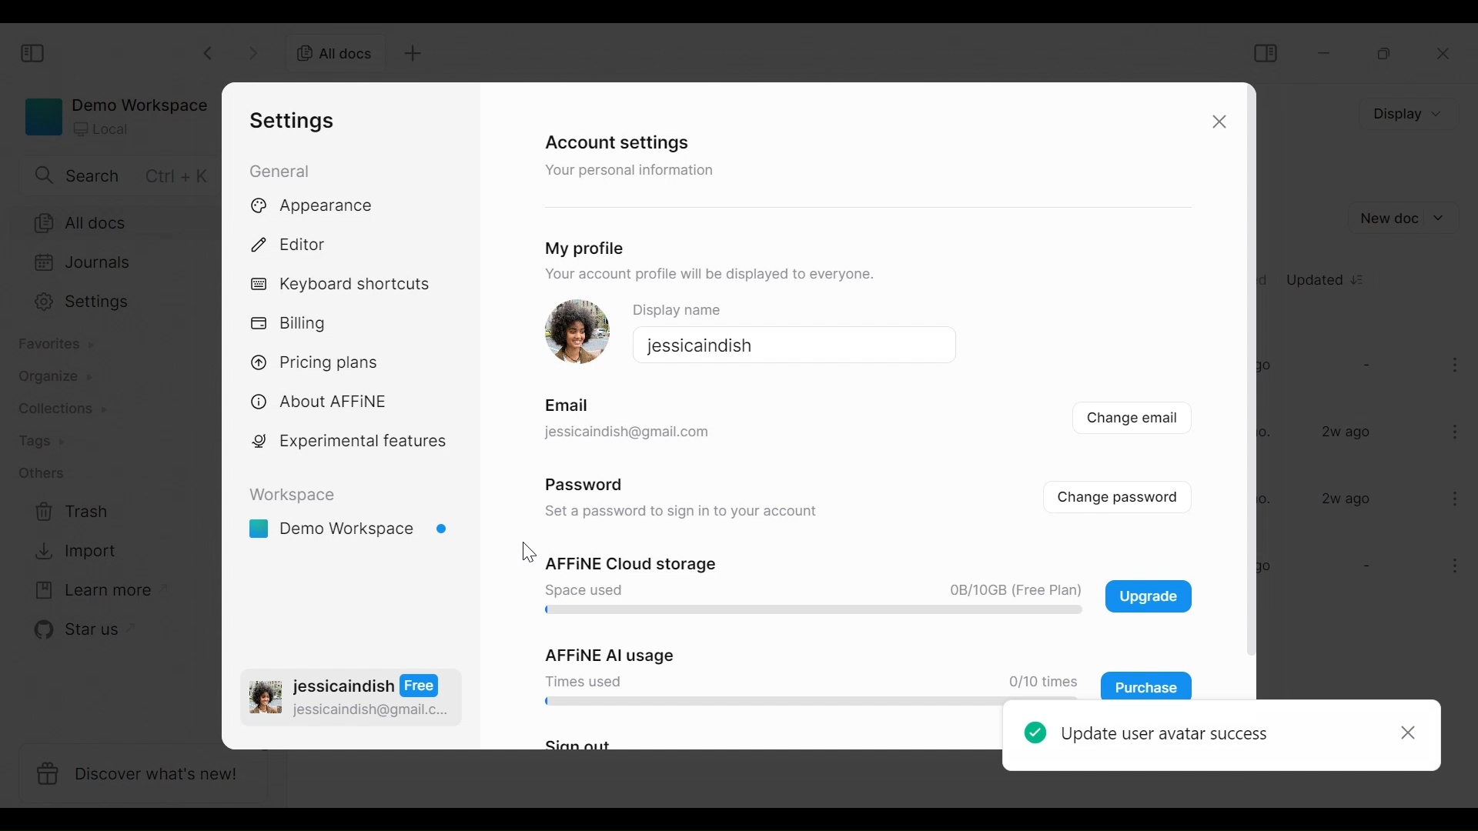  Describe the element at coordinates (701, 274) in the screenshot. I see `Your account profile will be displayed to everyone.` at that location.